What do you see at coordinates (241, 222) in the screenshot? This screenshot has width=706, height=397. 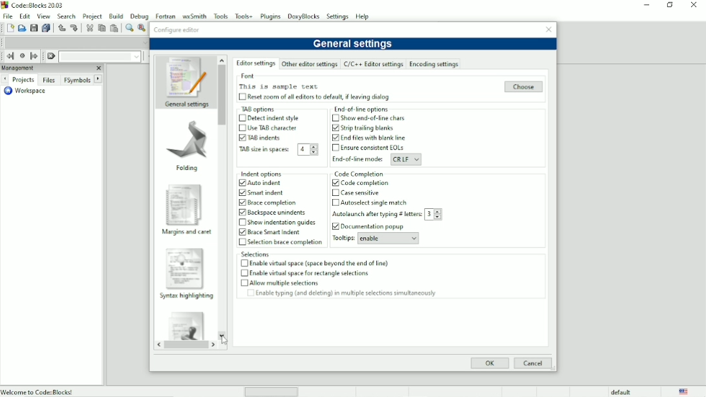 I see `` at bounding box center [241, 222].